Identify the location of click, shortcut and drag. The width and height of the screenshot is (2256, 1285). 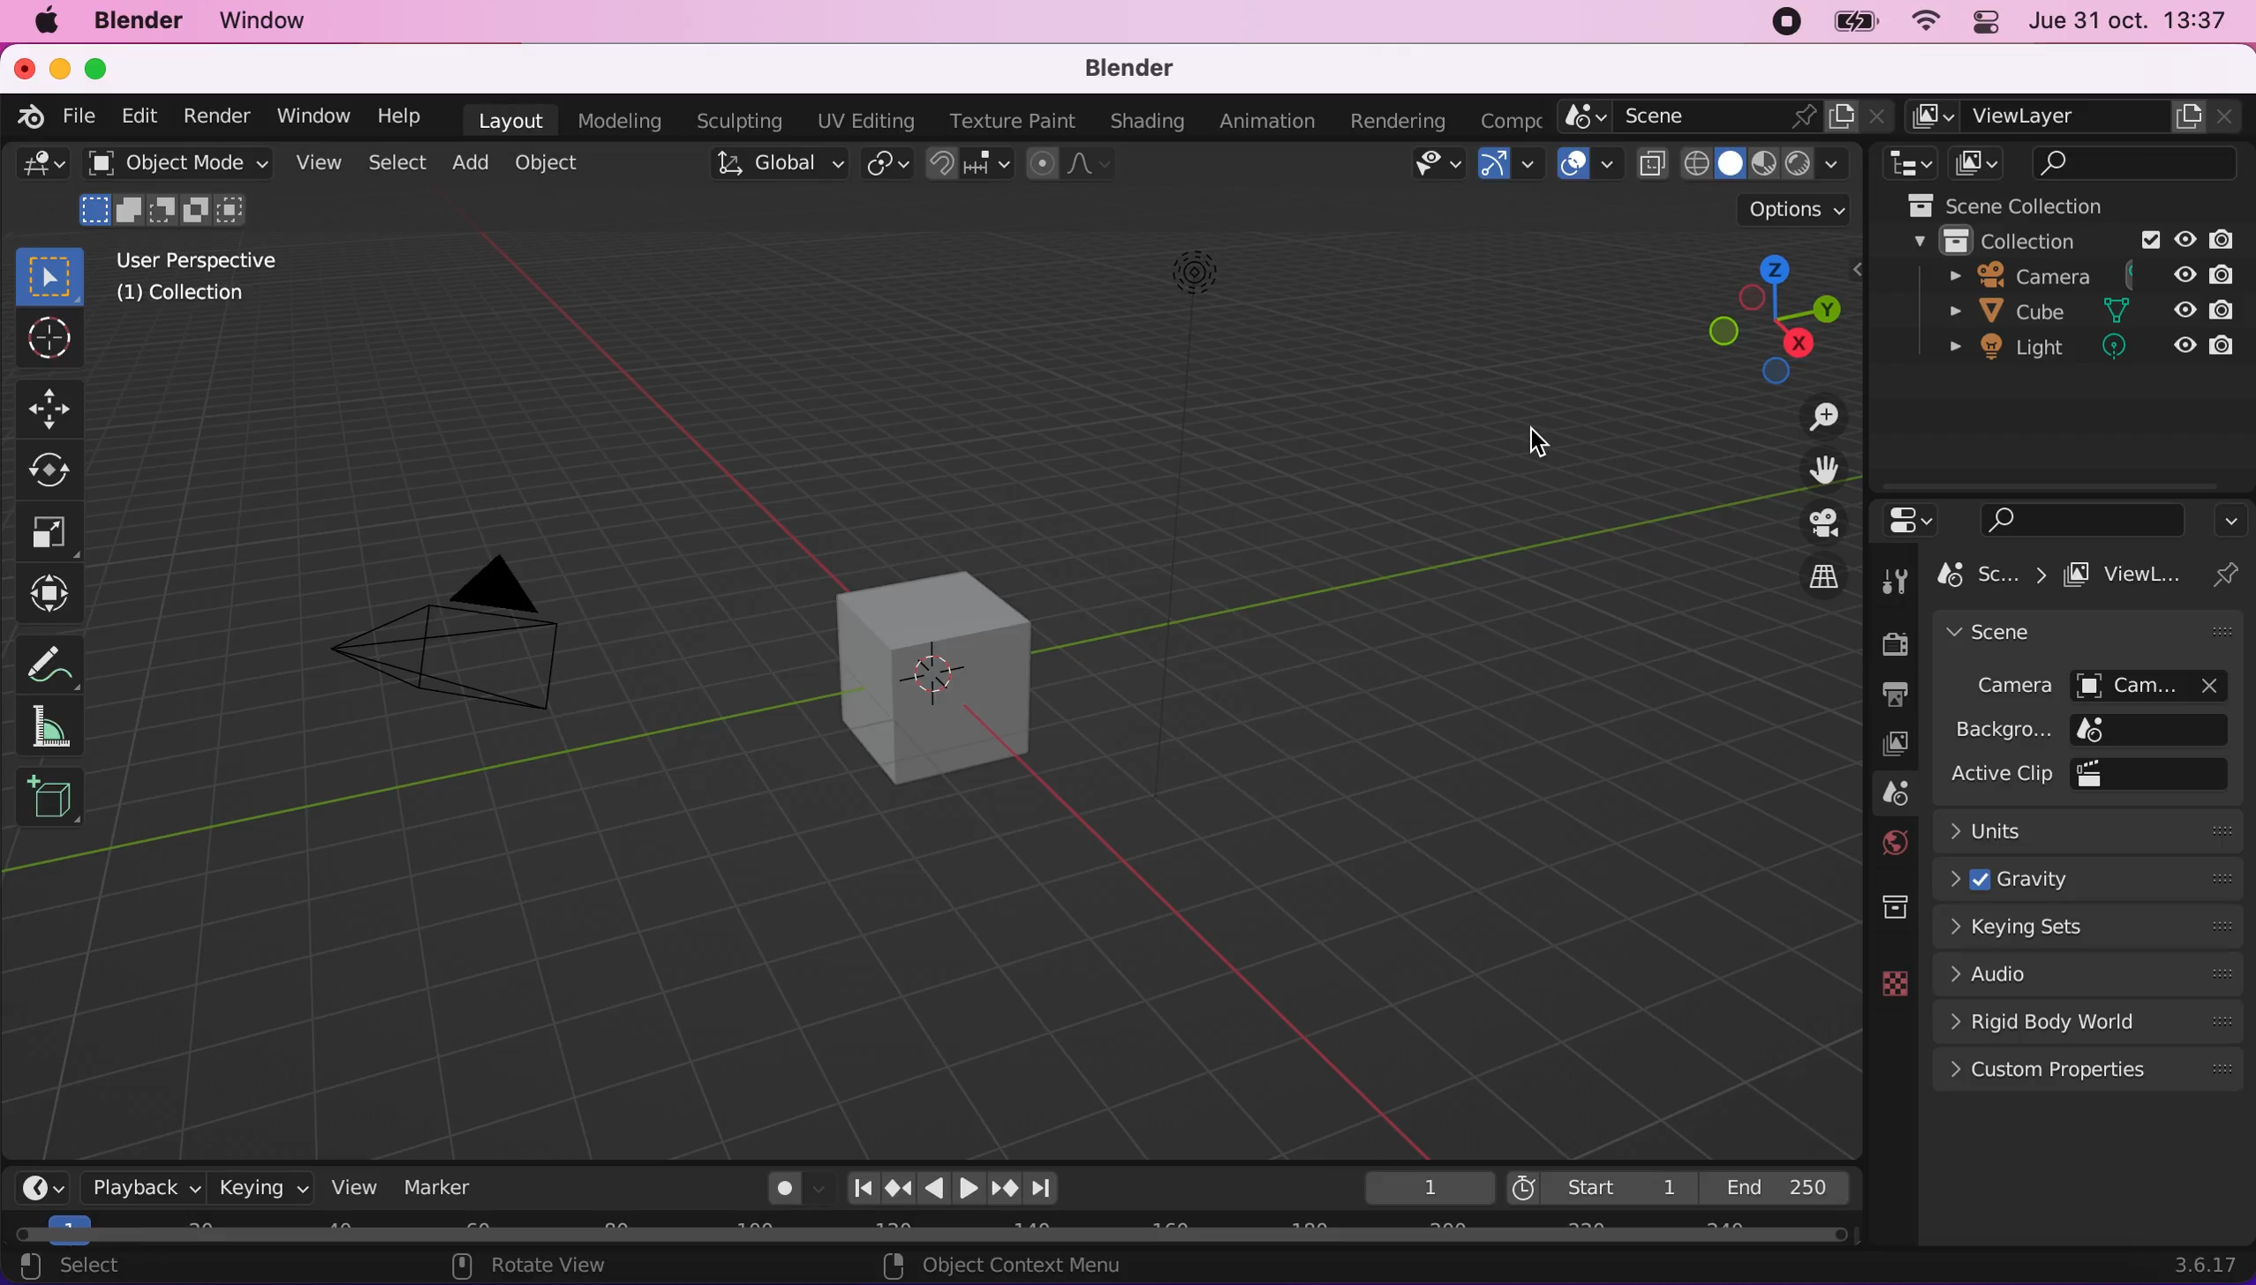
(1754, 319).